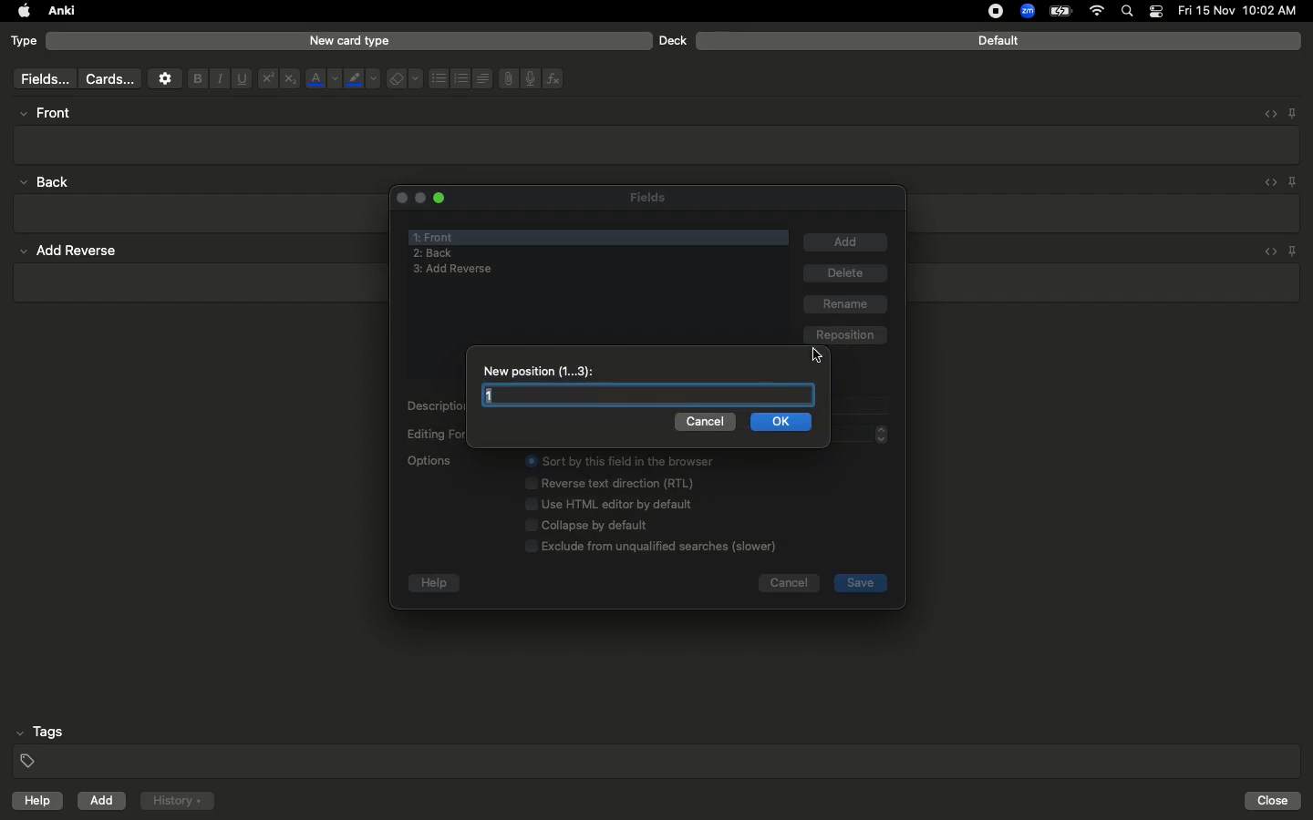 Image resolution: width=1313 pixels, height=820 pixels. What do you see at coordinates (60, 12) in the screenshot?
I see `Anki` at bounding box center [60, 12].